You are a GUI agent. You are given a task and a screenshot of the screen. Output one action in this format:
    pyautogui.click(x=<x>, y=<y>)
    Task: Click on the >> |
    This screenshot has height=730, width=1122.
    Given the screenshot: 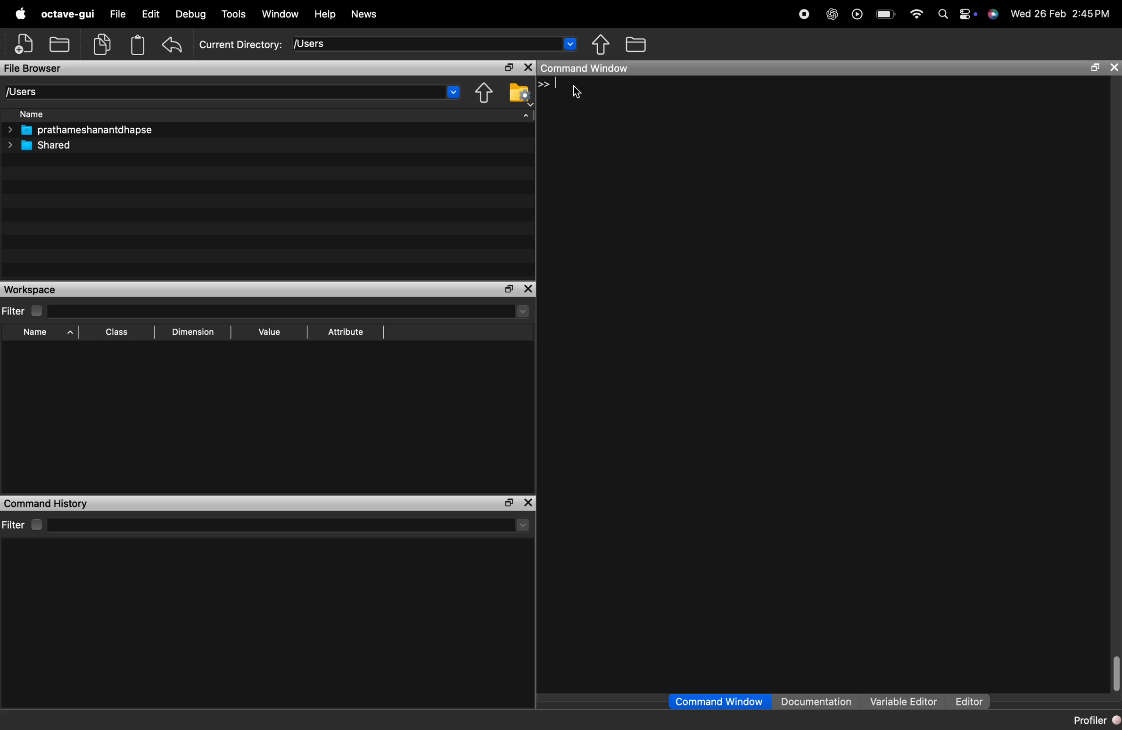 What is the action you would take?
    pyautogui.click(x=549, y=85)
    